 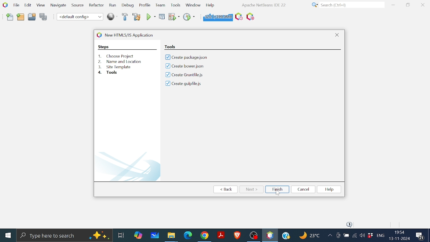 I want to click on White board, so click(x=156, y=235).